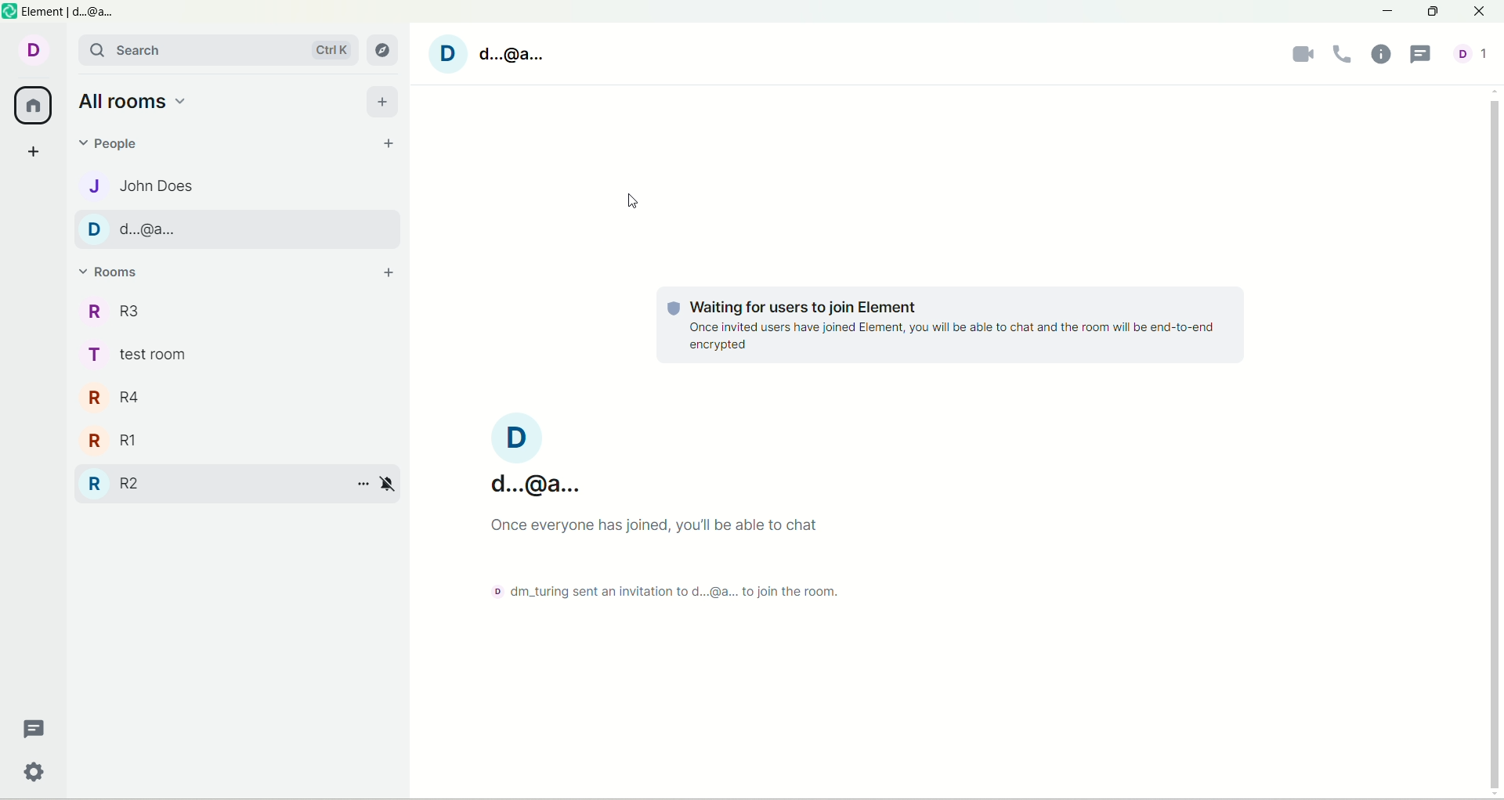 This screenshot has width=1504, height=800. I want to click on text, so click(679, 590).